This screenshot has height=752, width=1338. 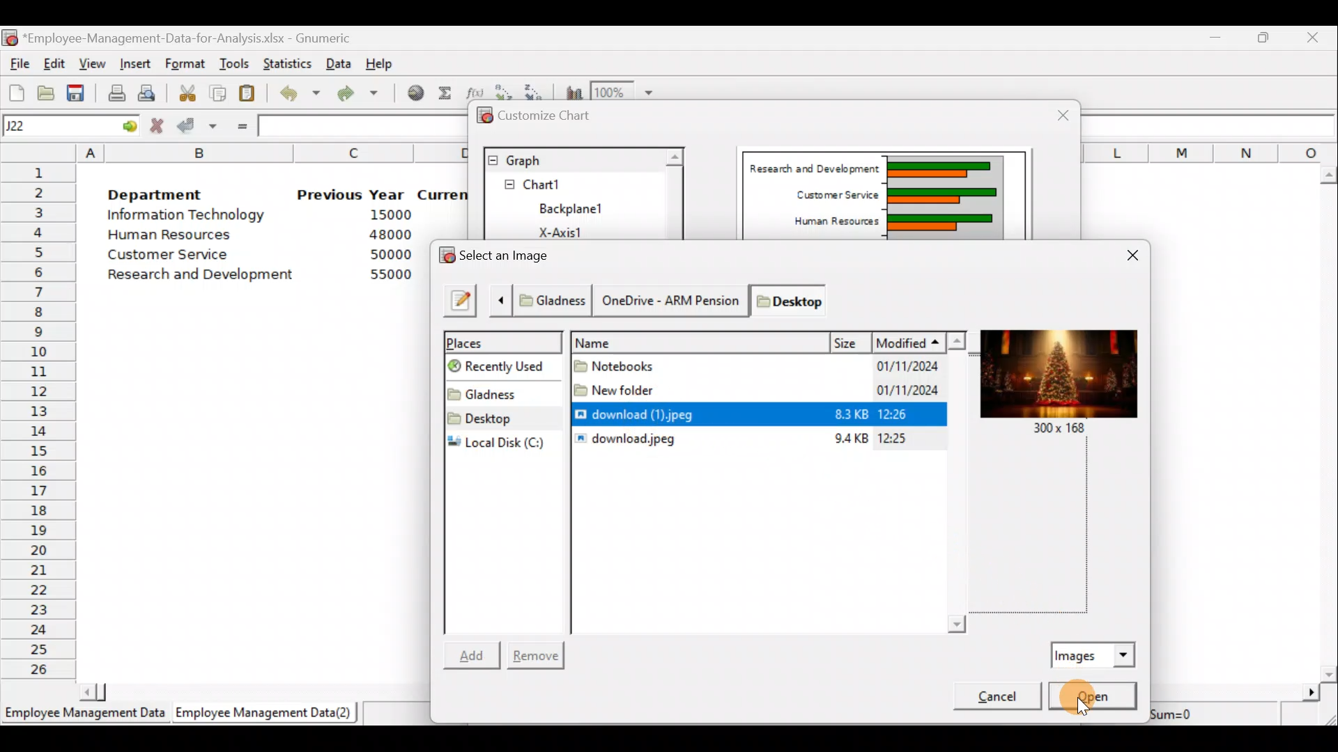 I want to click on Human Resources, so click(x=180, y=236).